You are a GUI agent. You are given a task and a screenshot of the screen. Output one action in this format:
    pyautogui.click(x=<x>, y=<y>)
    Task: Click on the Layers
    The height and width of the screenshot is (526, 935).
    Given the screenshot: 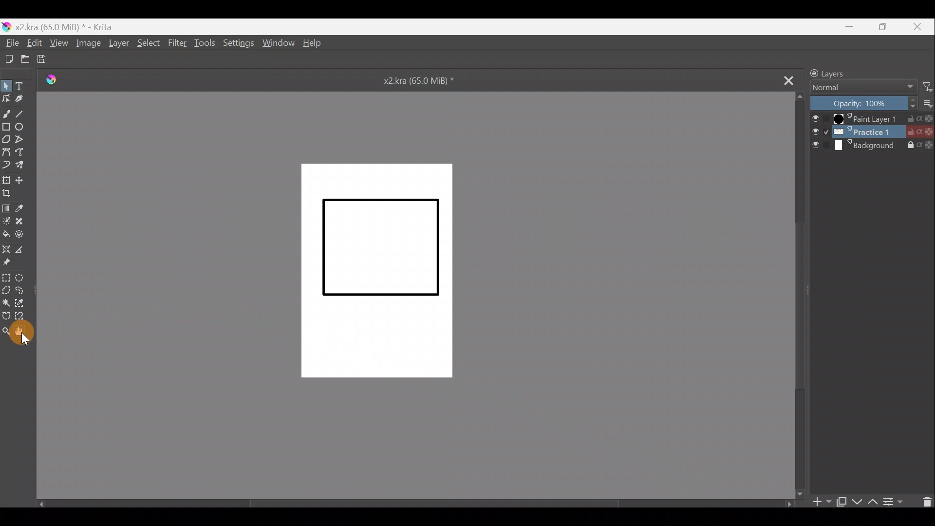 What is the action you would take?
    pyautogui.click(x=849, y=73)
    